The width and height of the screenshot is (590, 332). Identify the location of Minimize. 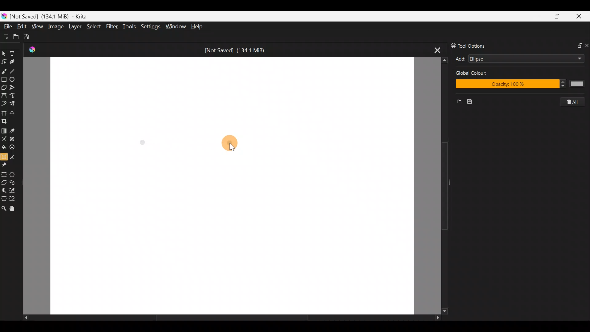
(537, 16).